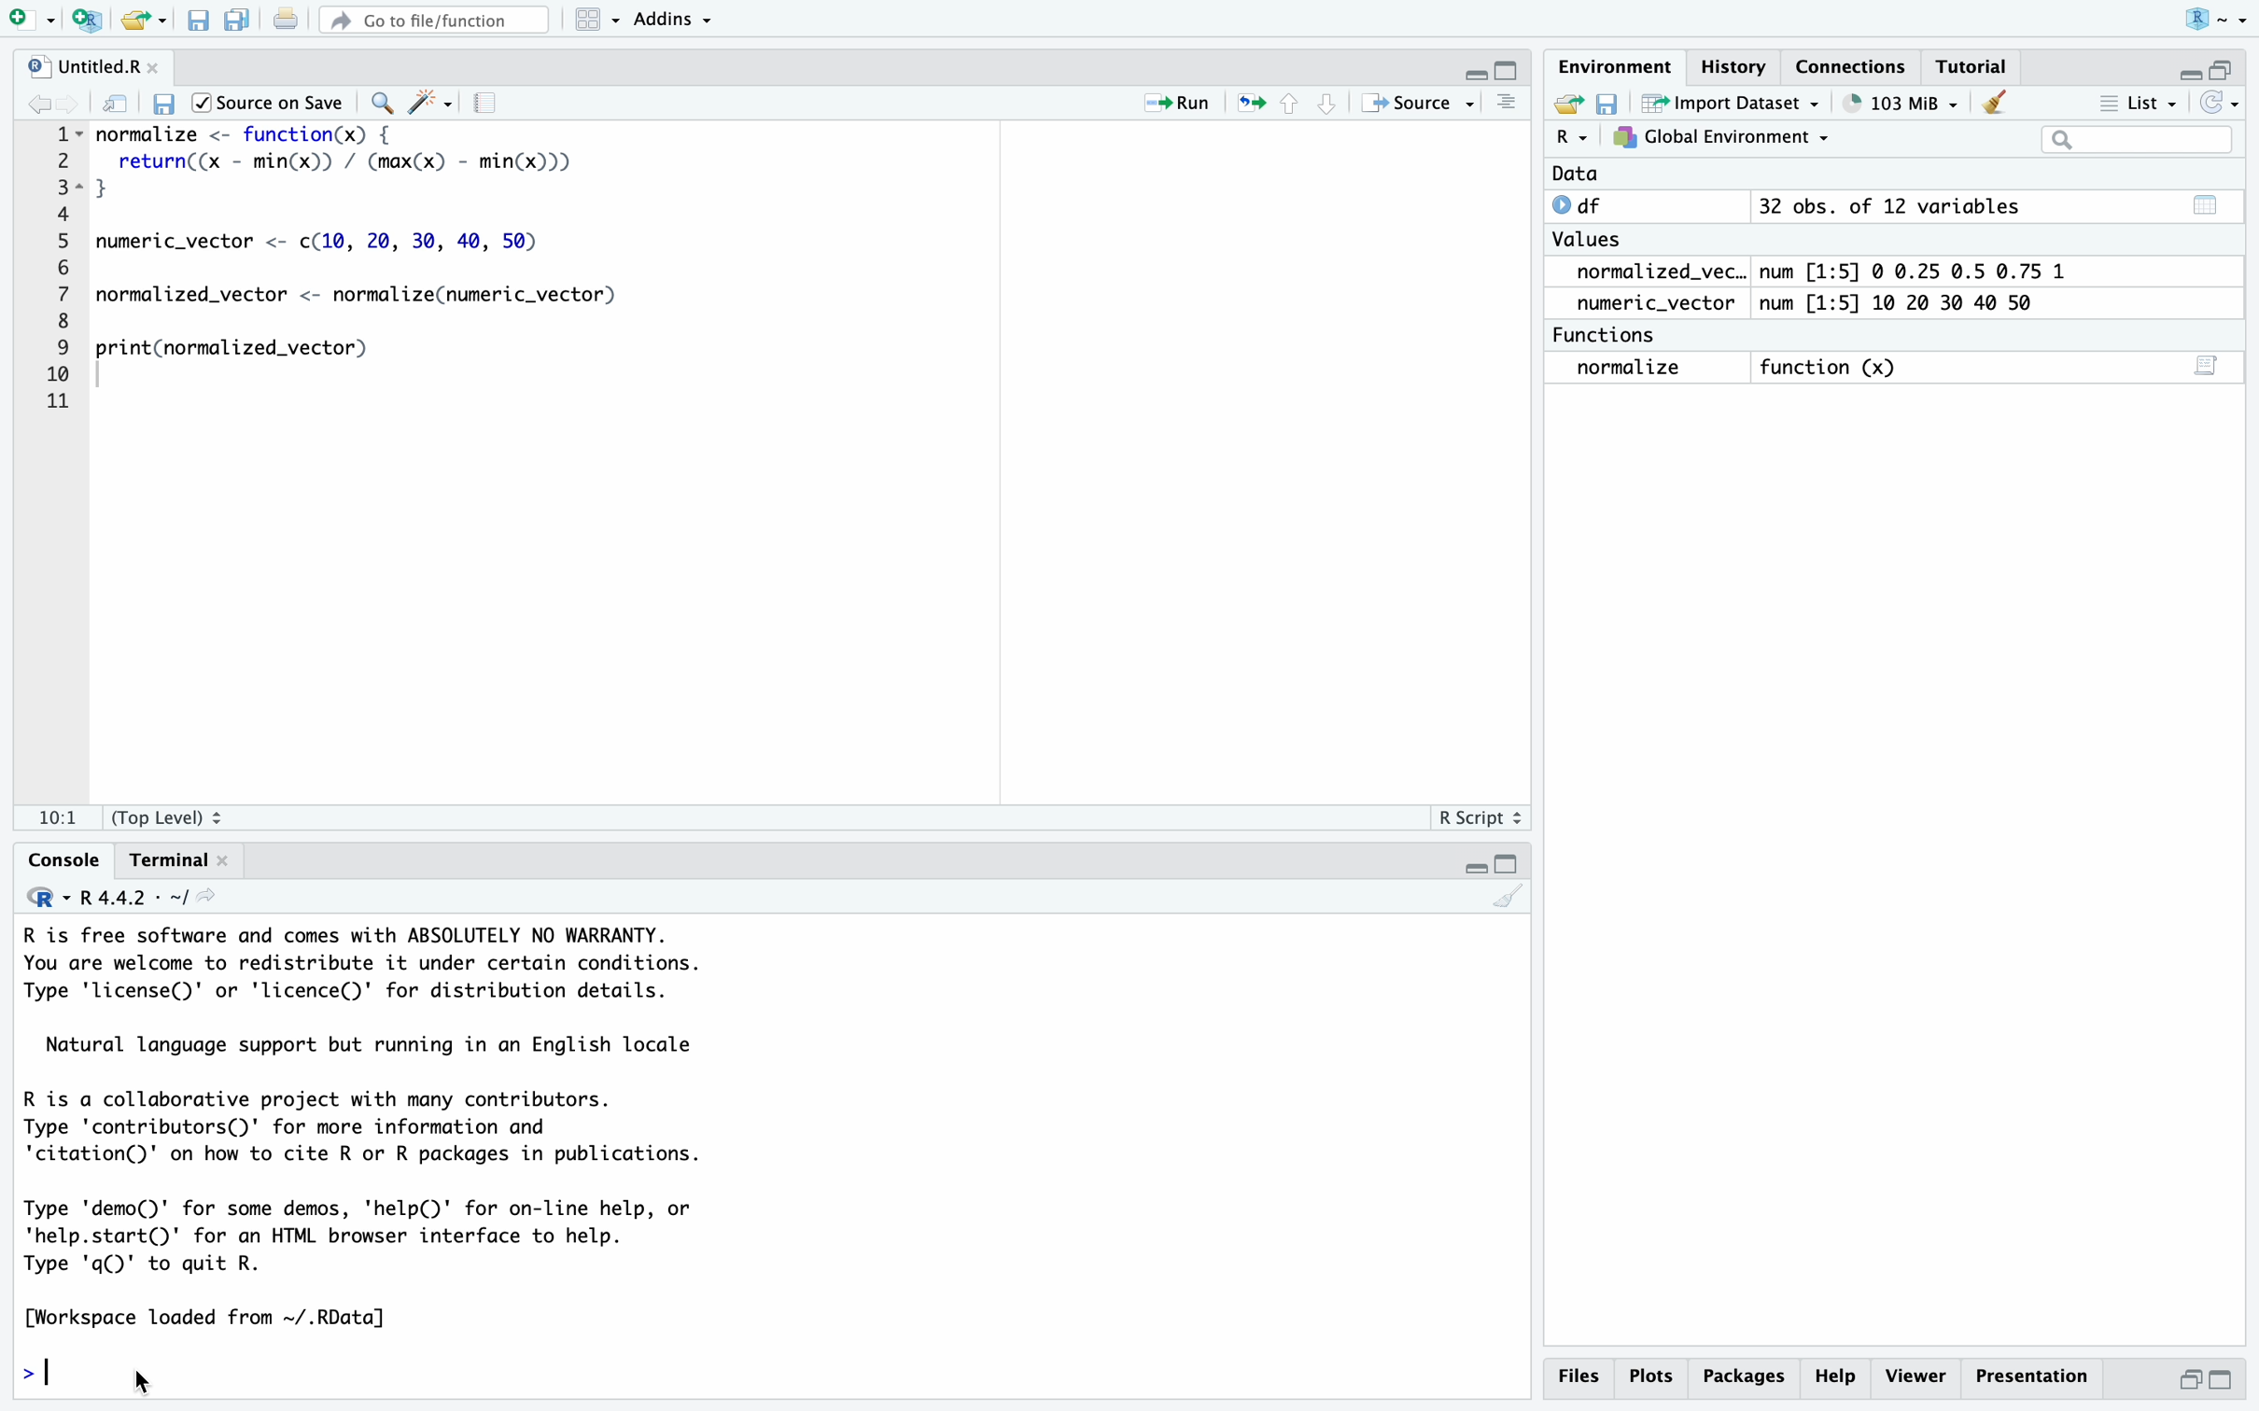 Image resolution: width=2259 pixels, height=1411 pixels. What do you see at coordinates (221, 901) in the screenshot?
I see `View the current working directory` at bounding box center [221, 901].